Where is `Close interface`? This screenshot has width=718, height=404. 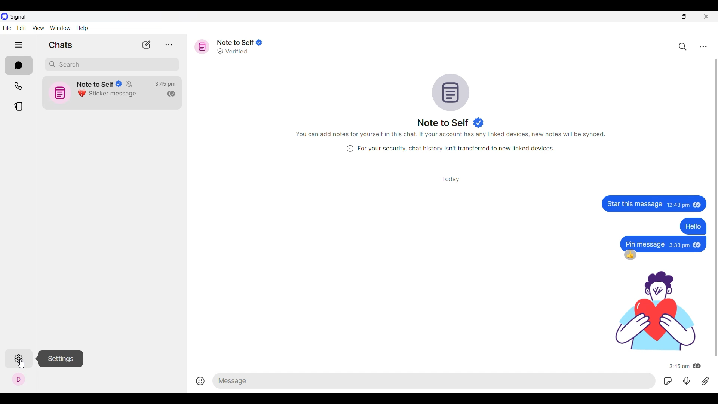 Close interface is located at coordinates (706, 16).